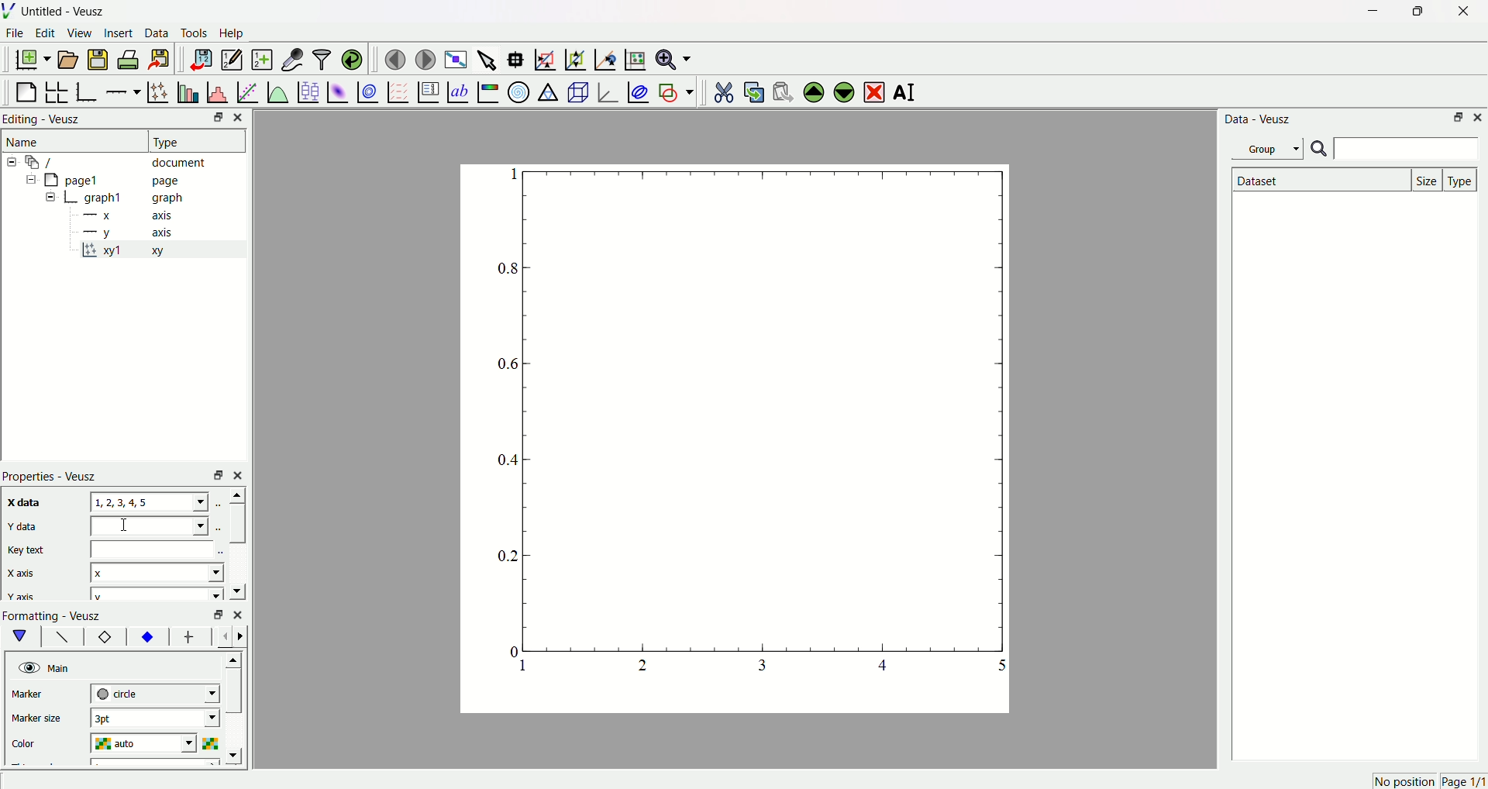  Describe the element at coordinates (27, 574) in the screenshot. I see `X axis` at that location.